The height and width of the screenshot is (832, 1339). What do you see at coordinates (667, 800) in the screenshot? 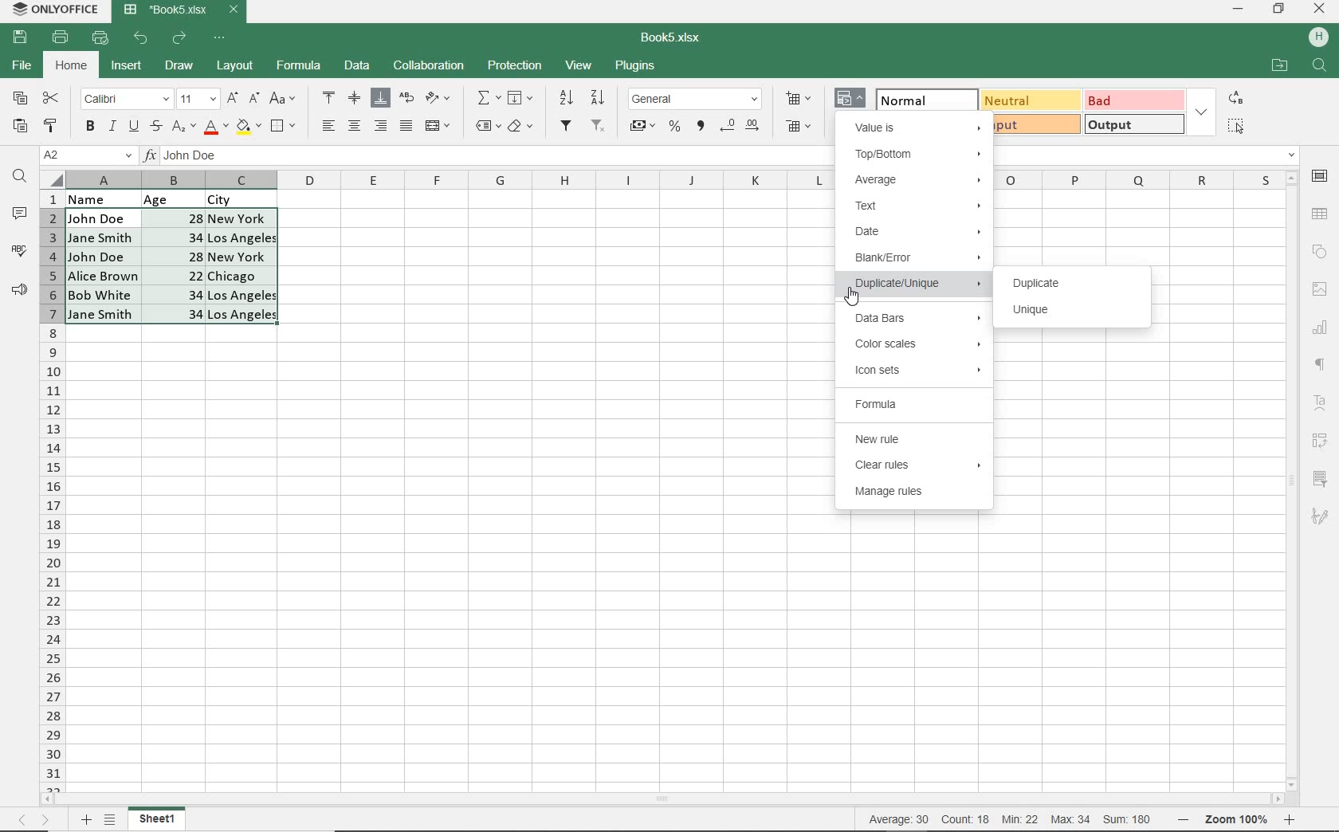
I see `SCROLLBAR` at bounding box center [667, 800].